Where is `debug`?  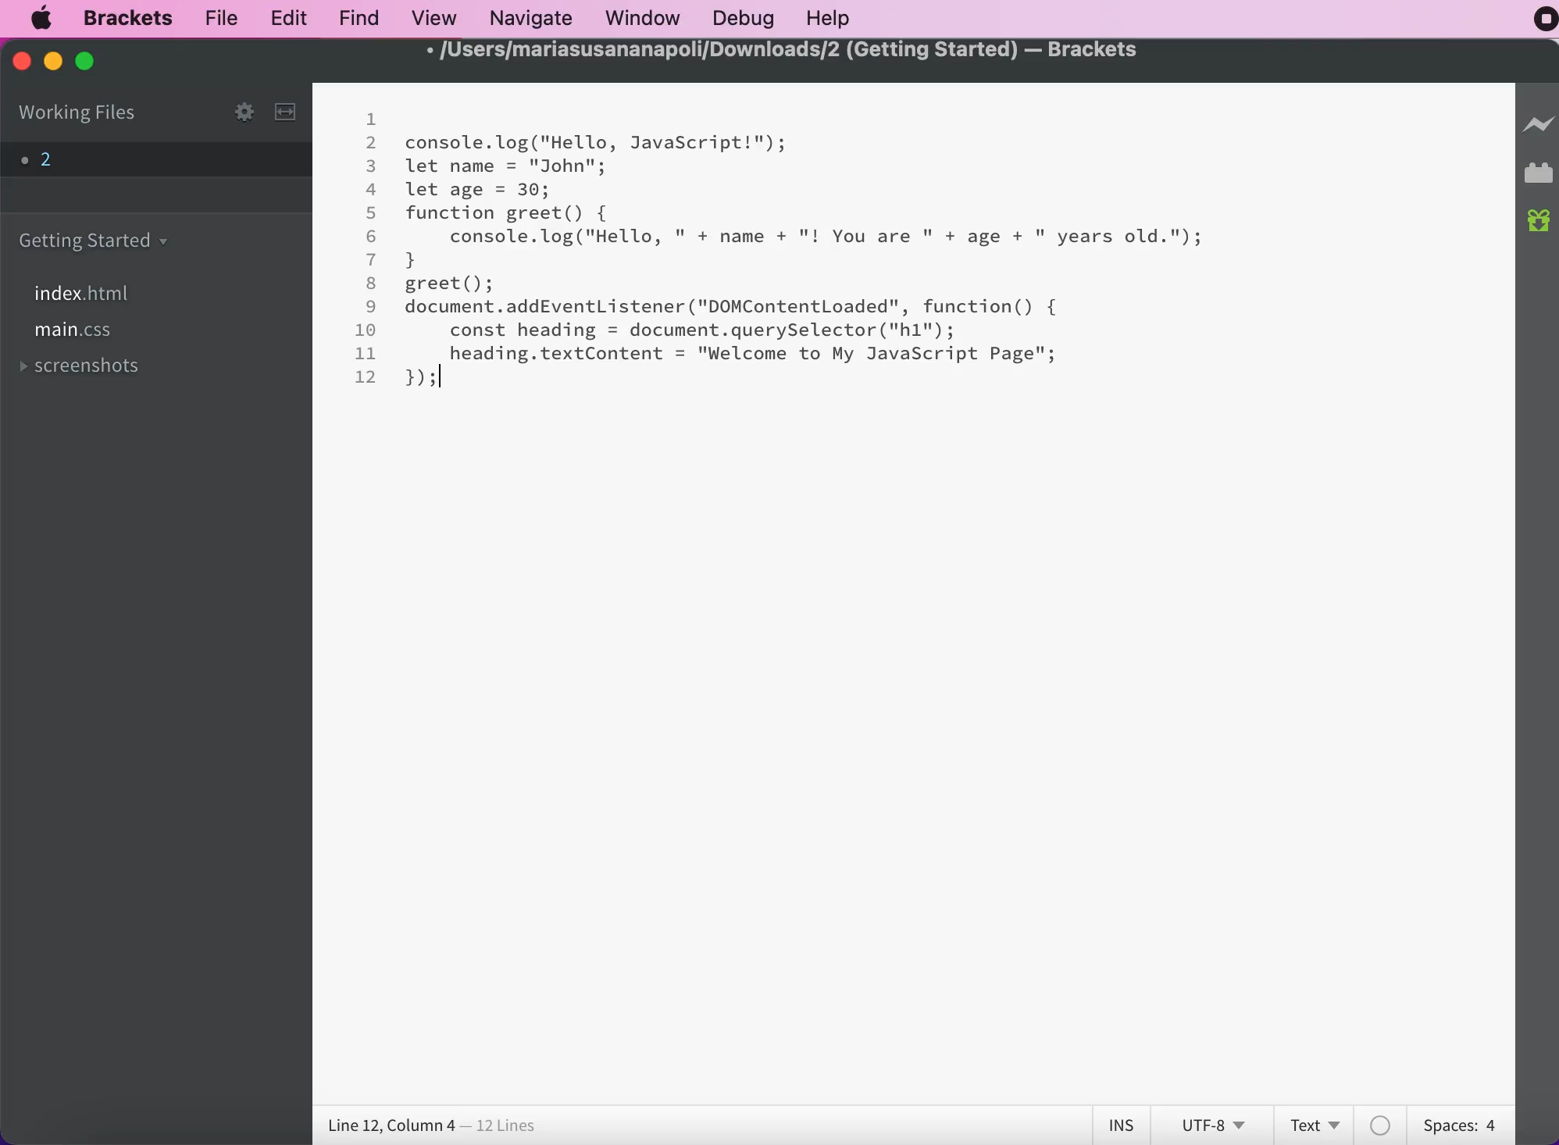
debug is located at coordinates (741, 20).